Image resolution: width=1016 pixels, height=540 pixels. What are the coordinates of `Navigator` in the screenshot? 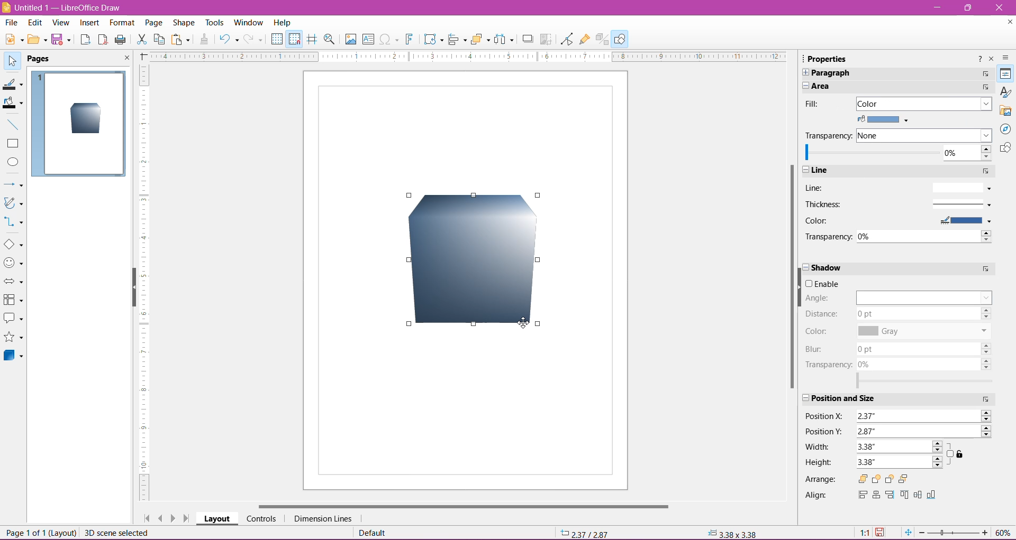 It's located at (1004, 129).